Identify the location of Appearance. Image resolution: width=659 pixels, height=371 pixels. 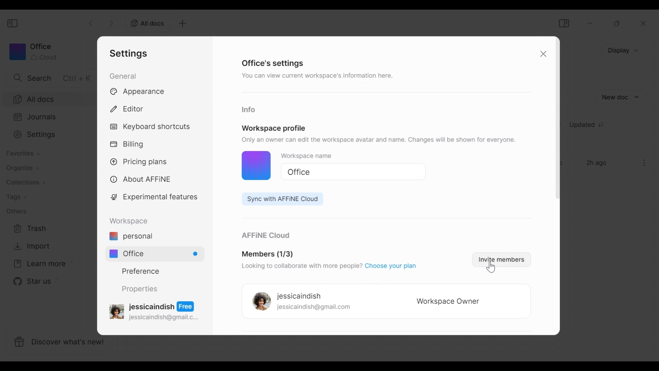
(140, 92).